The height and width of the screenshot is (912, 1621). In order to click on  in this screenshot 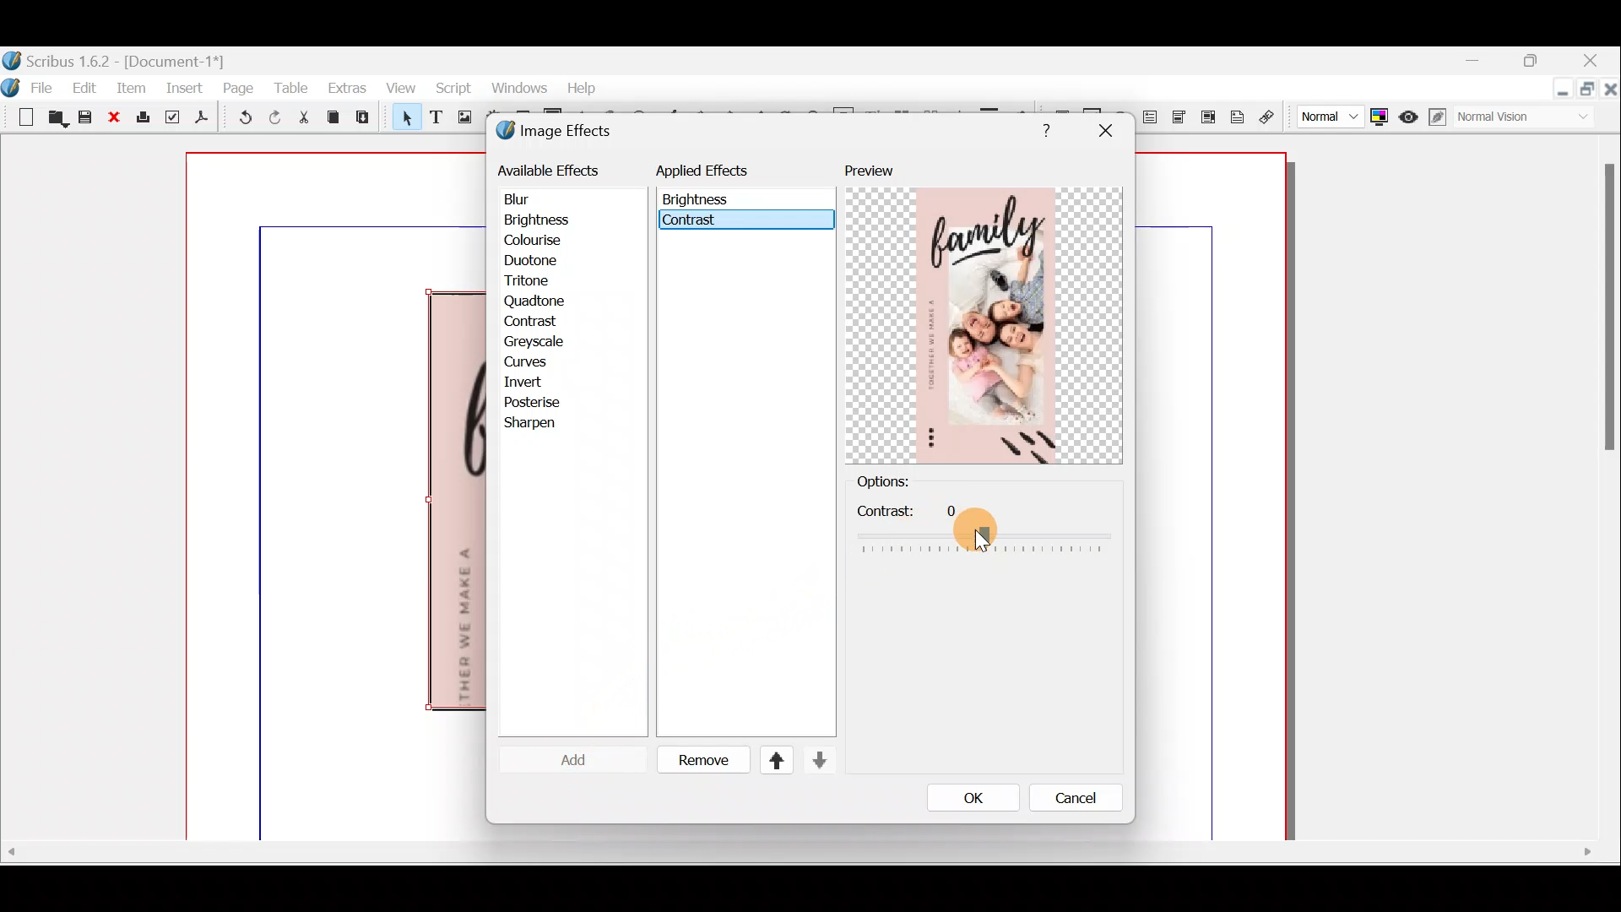, I will do `click(796, 852)`.